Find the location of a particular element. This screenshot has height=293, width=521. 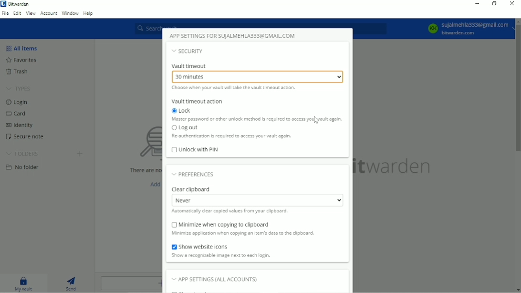

computer icon is located at coordinates (140, 144).